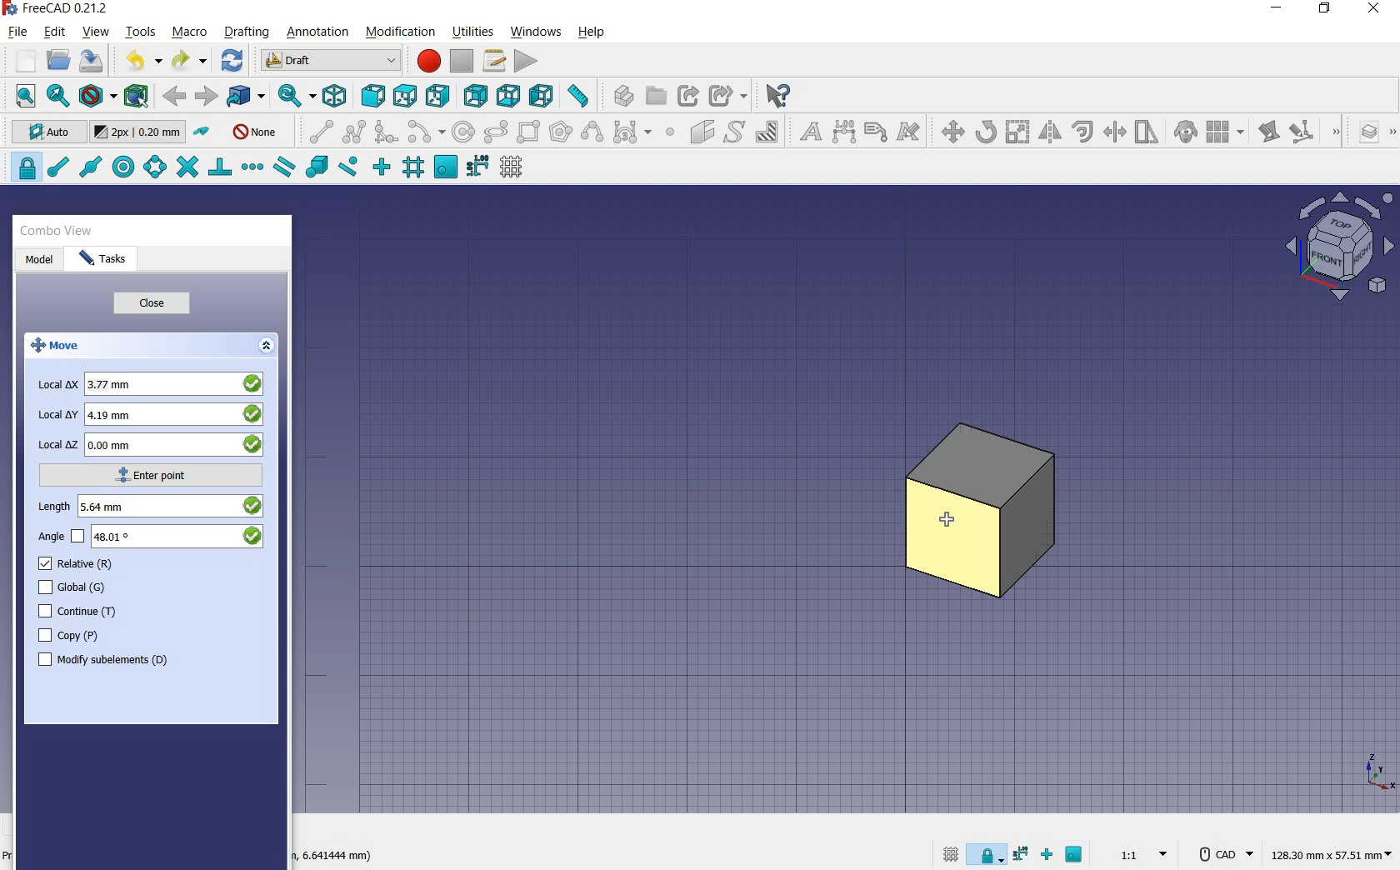 The height and width of the screenshot is (870, 1400). What do you see at coordinates (142, 33) in the screenshot?
I see `tools` at bounding box center [142, 33].